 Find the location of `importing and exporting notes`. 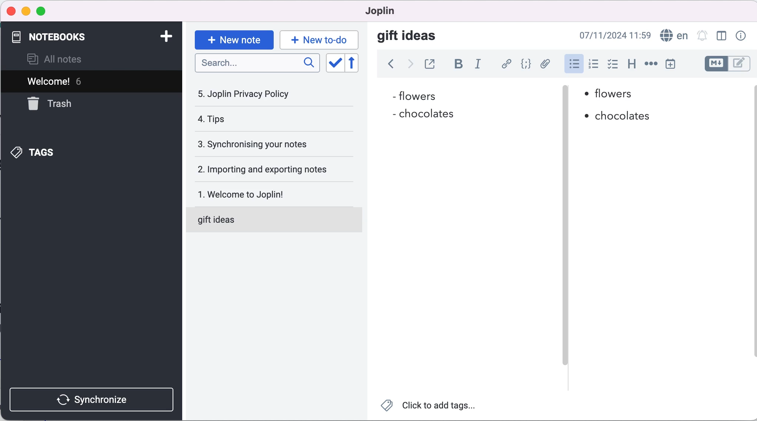

importing and exporting notes is located at coordinates (271, 169).